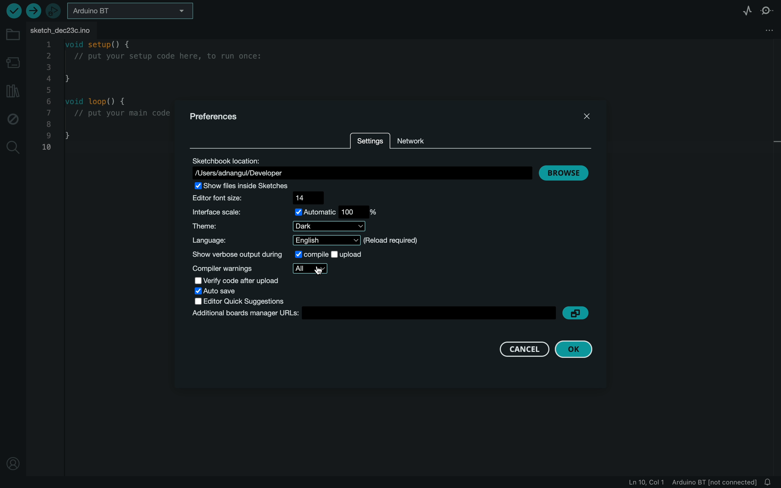  Describe the element at coordinates (766, 29) in the screenshot. I see `file setting` at that location.